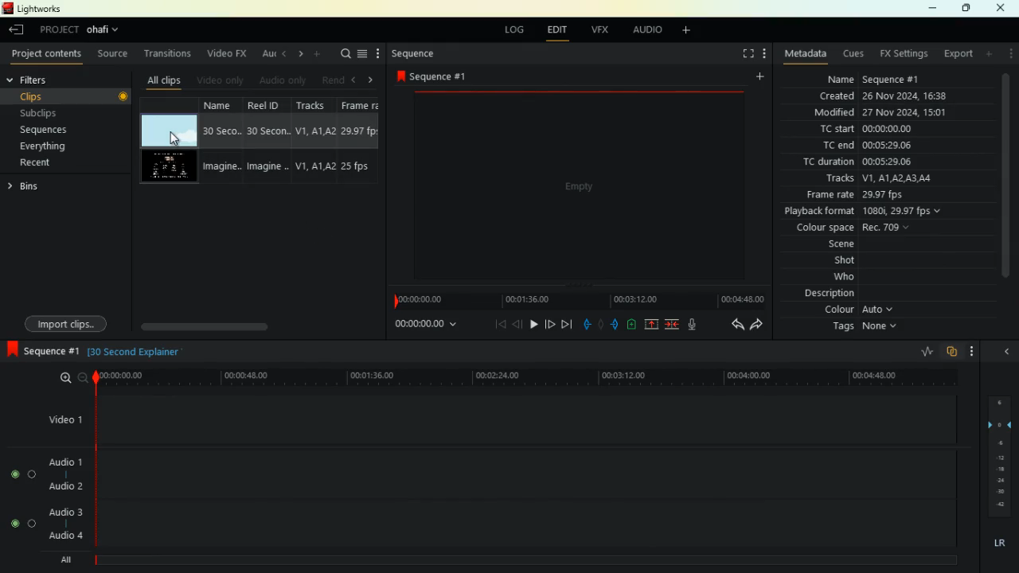 This screenshot has width=1019, height=573. What do you see at coordinates (17, 31) in the screenshot?
I see `leave` at bounding box center [17, 31].